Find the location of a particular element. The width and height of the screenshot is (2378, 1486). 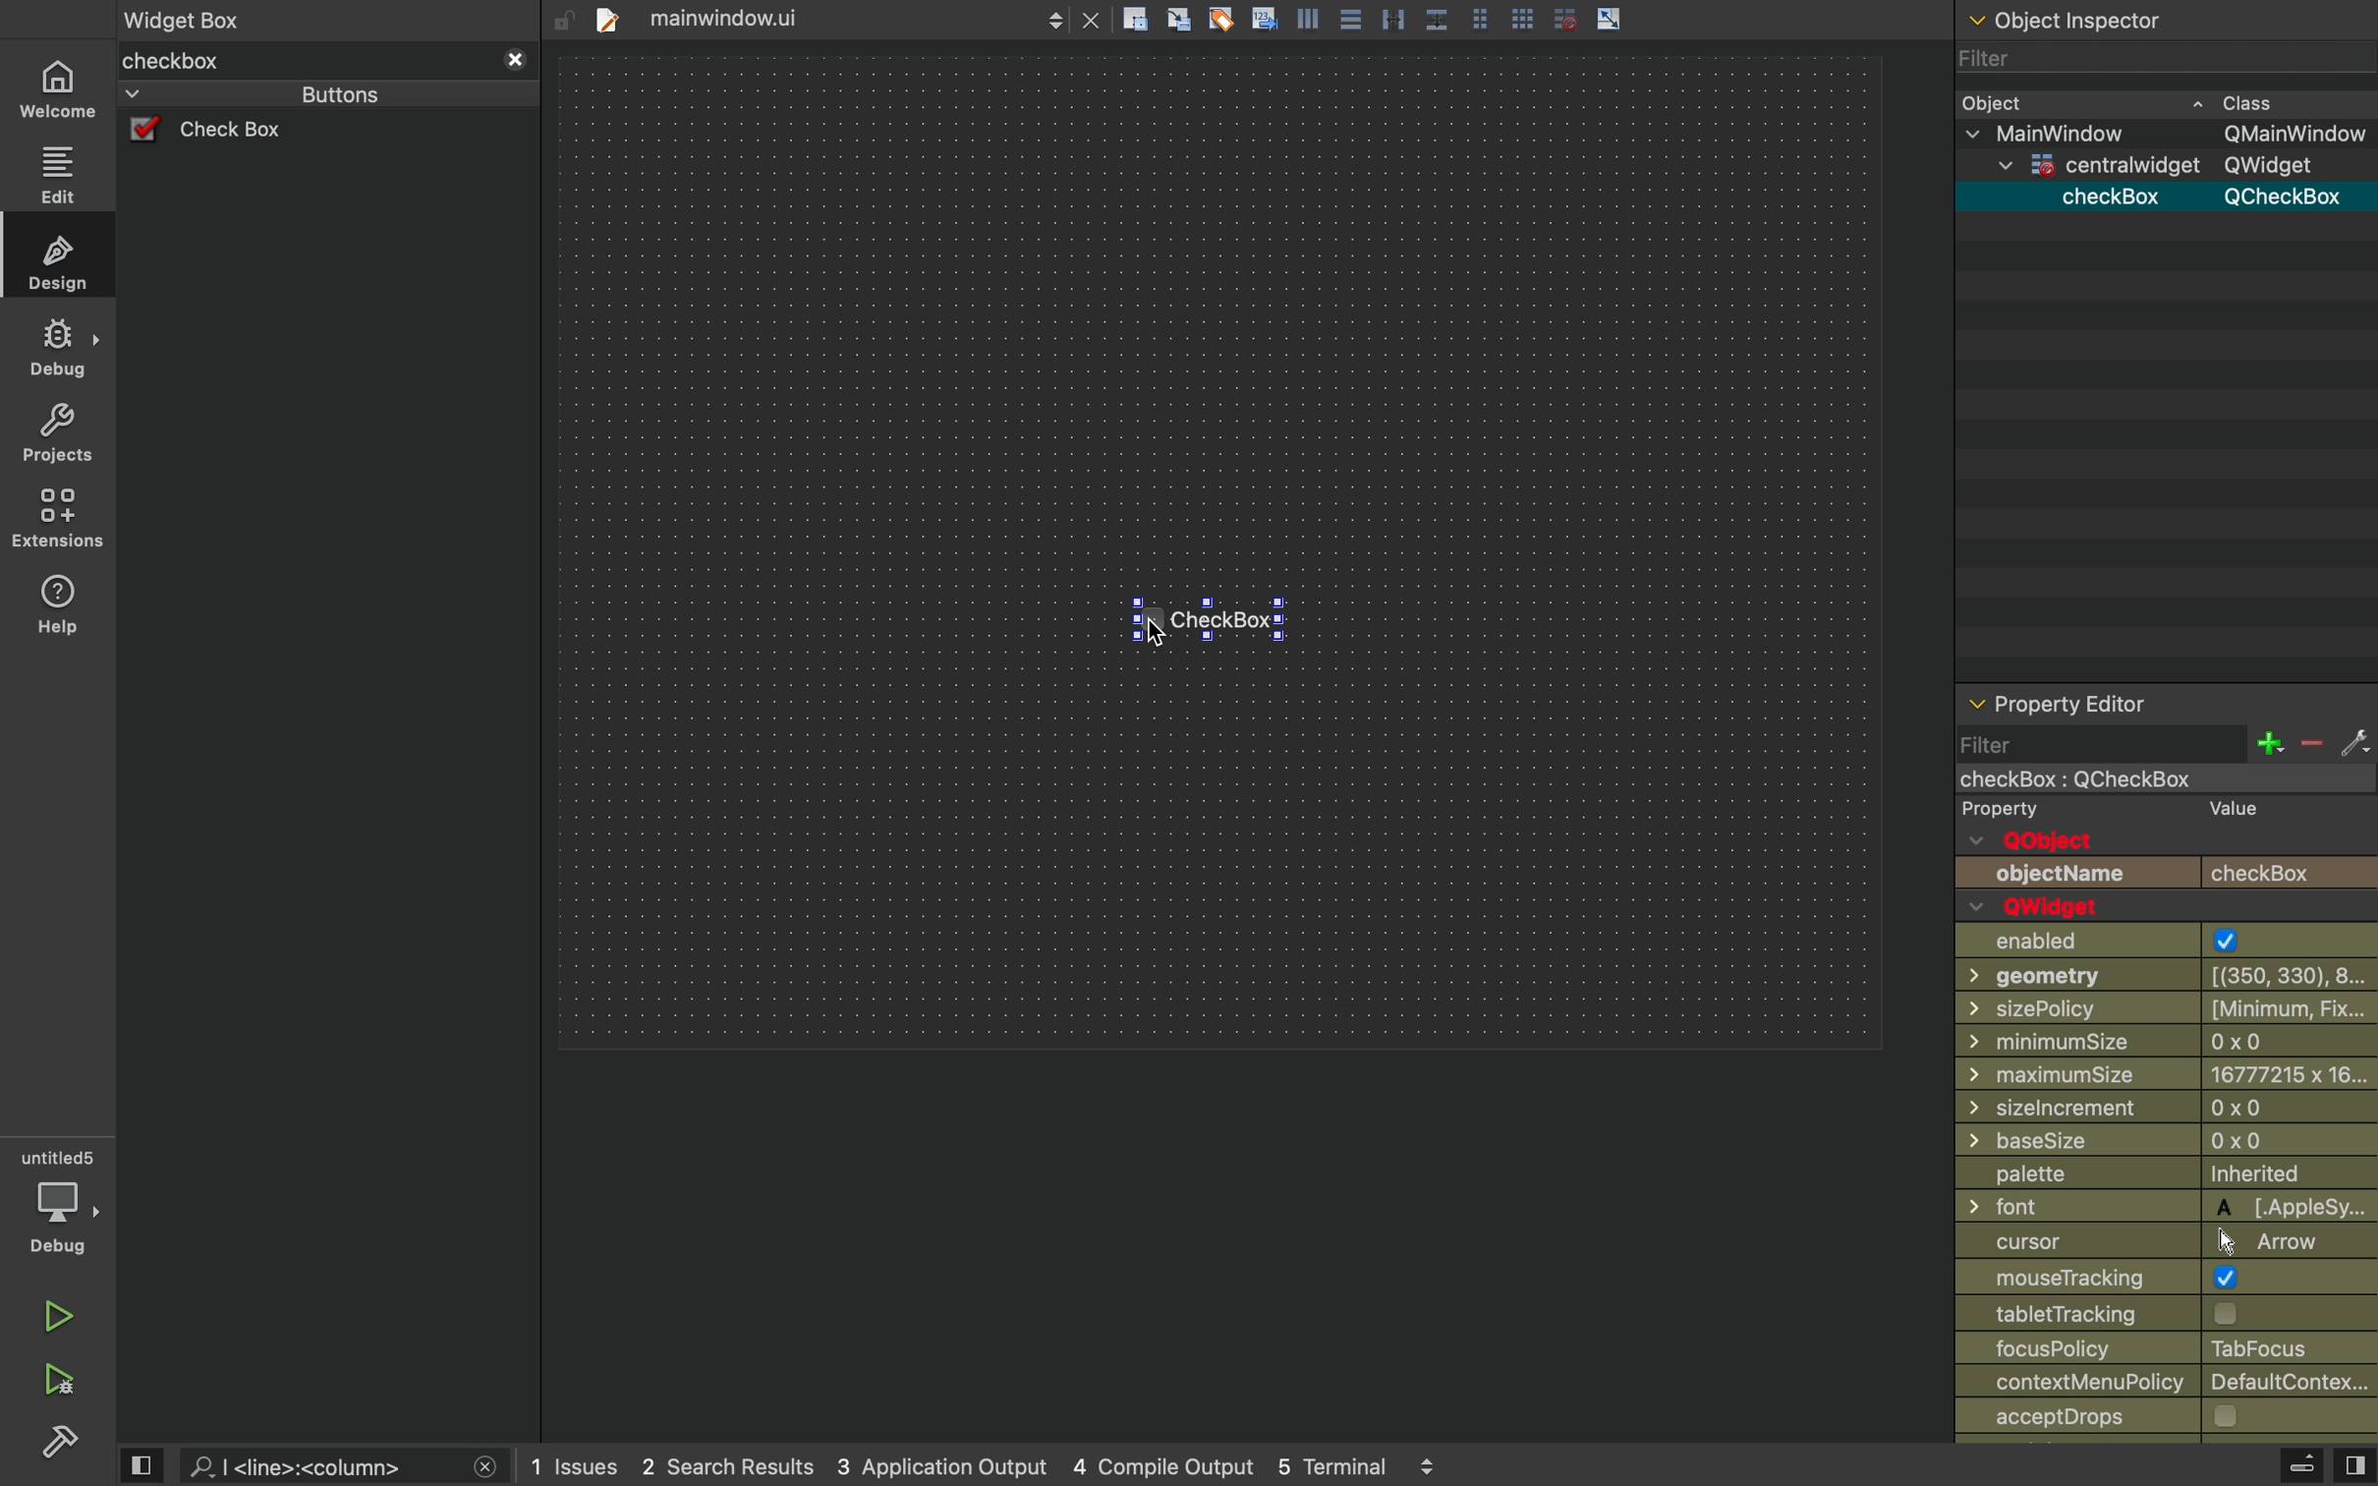

distribute vertically is located at coordinates (1438, 19).